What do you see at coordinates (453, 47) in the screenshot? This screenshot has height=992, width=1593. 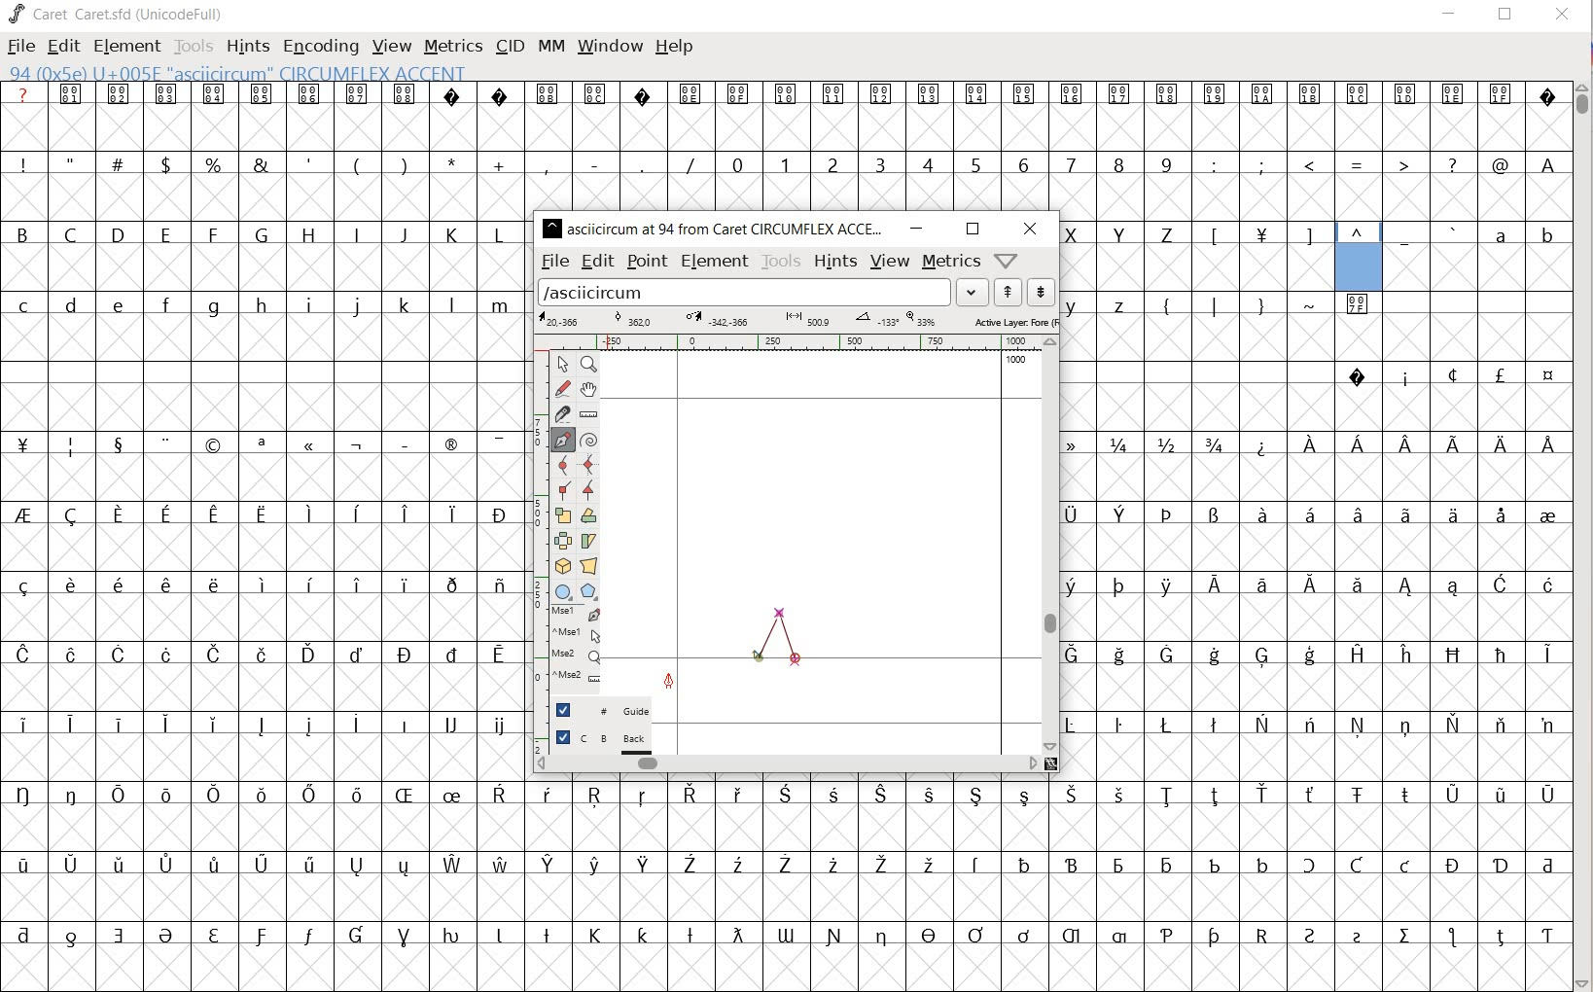 I see `METRICS` at bounding box center [453, 47].